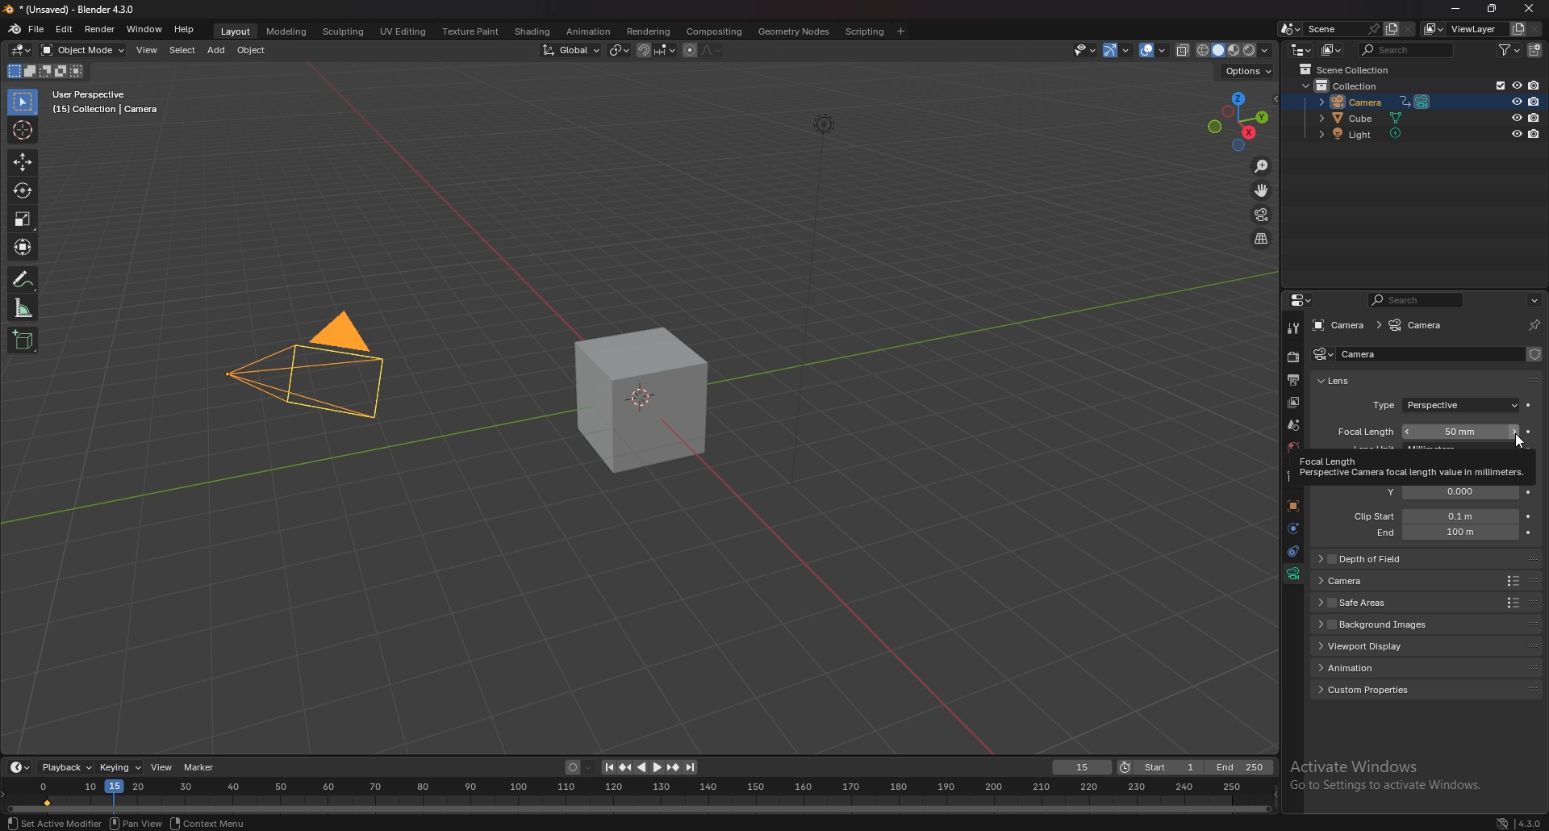 Image resolution: width=1549 pixels, height=831 pixels. What do you see at coordinates (1249, 71) in the screenshot?
I see `options` at bounding box center [1249, 71].